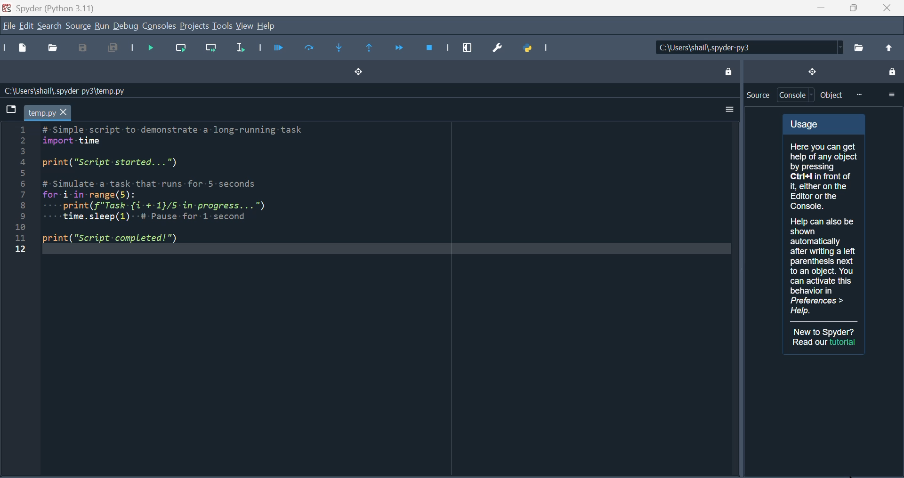 This screenshot has width=904, height=478. Describe the element at coordinates (84, 49) in the screenshot. I see `Save as` at that location.